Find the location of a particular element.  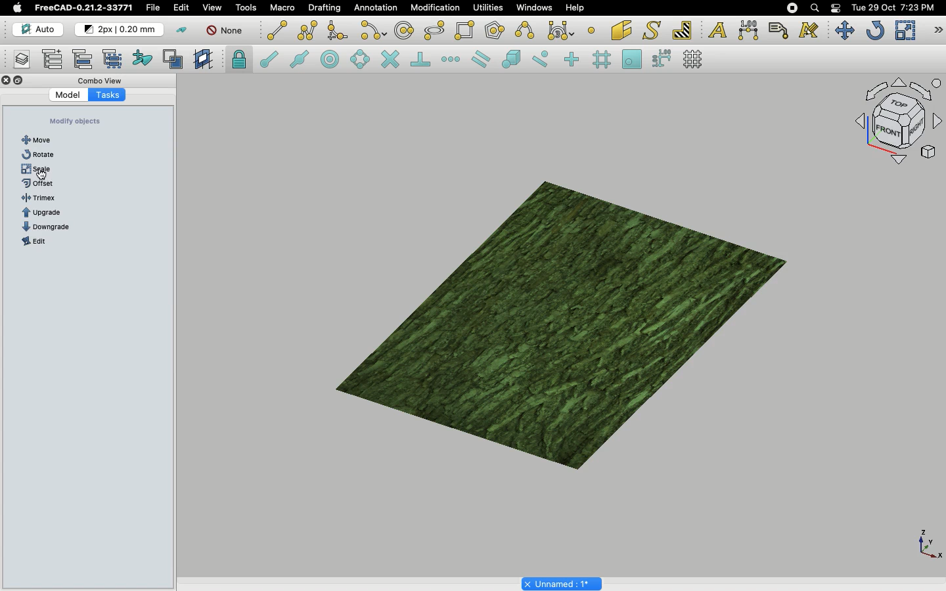

Polyline is located at coordinates (307, 30).